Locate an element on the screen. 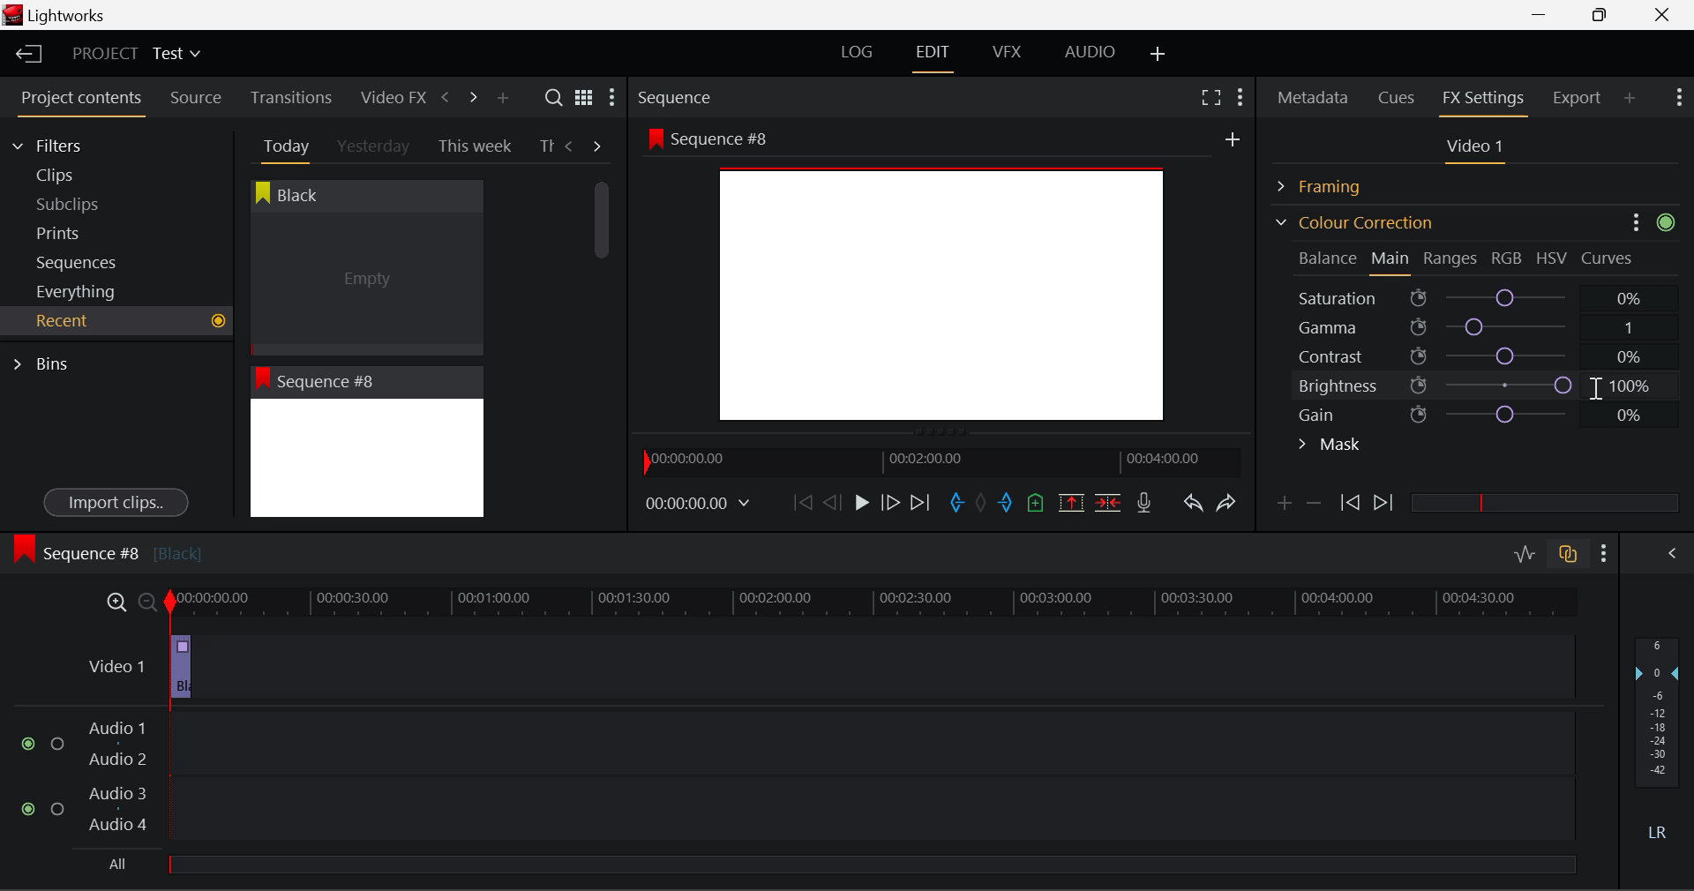 The height and width of the screenshot is (891, 1694). All is located at coordinates (119, 865).